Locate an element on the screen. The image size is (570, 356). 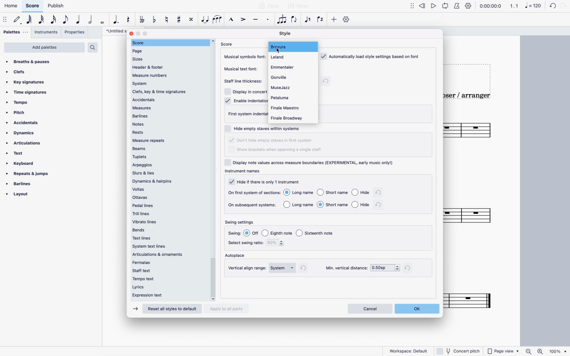
slur is located at coordinates (218, 21).